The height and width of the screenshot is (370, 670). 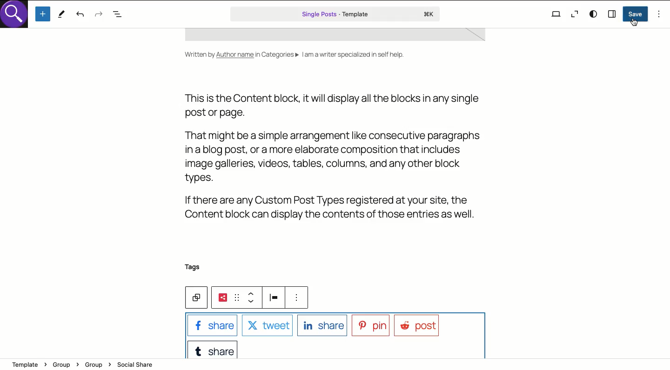 What do you see at coordinates (659, 14) in the screenshot?
I see `Options` at bounding box center [659, 14].